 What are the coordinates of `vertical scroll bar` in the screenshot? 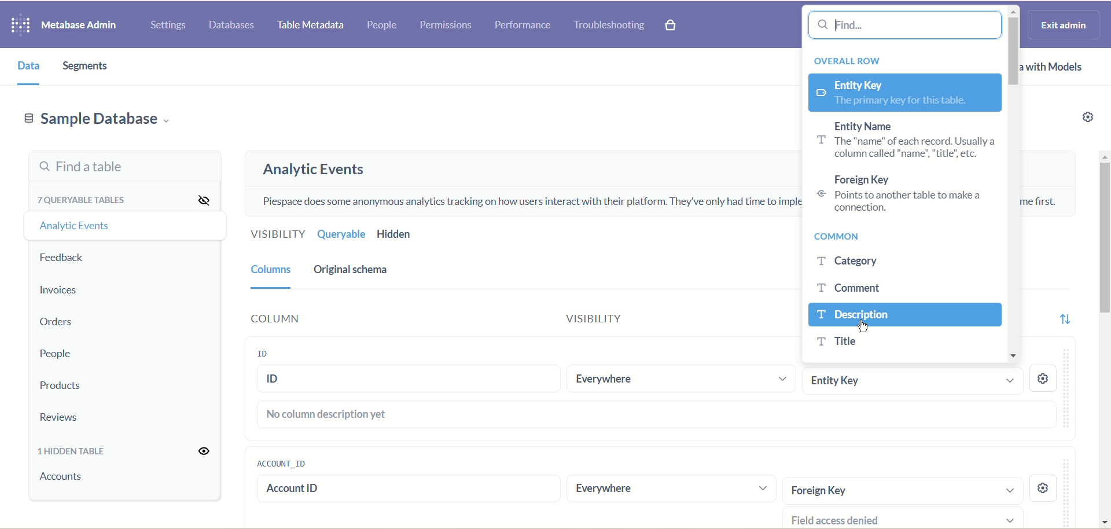 It's located at (1103, 338).